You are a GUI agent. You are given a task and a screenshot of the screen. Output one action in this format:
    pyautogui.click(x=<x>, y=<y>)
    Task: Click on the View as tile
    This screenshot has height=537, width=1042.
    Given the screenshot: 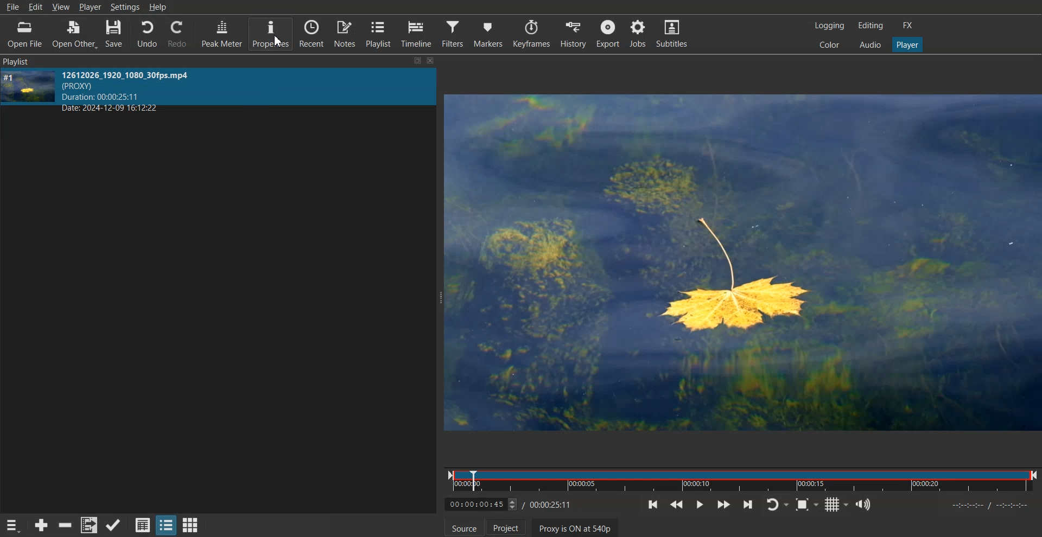 What is the action you would take?
    pyautogui.click(x=166, y=525)
    